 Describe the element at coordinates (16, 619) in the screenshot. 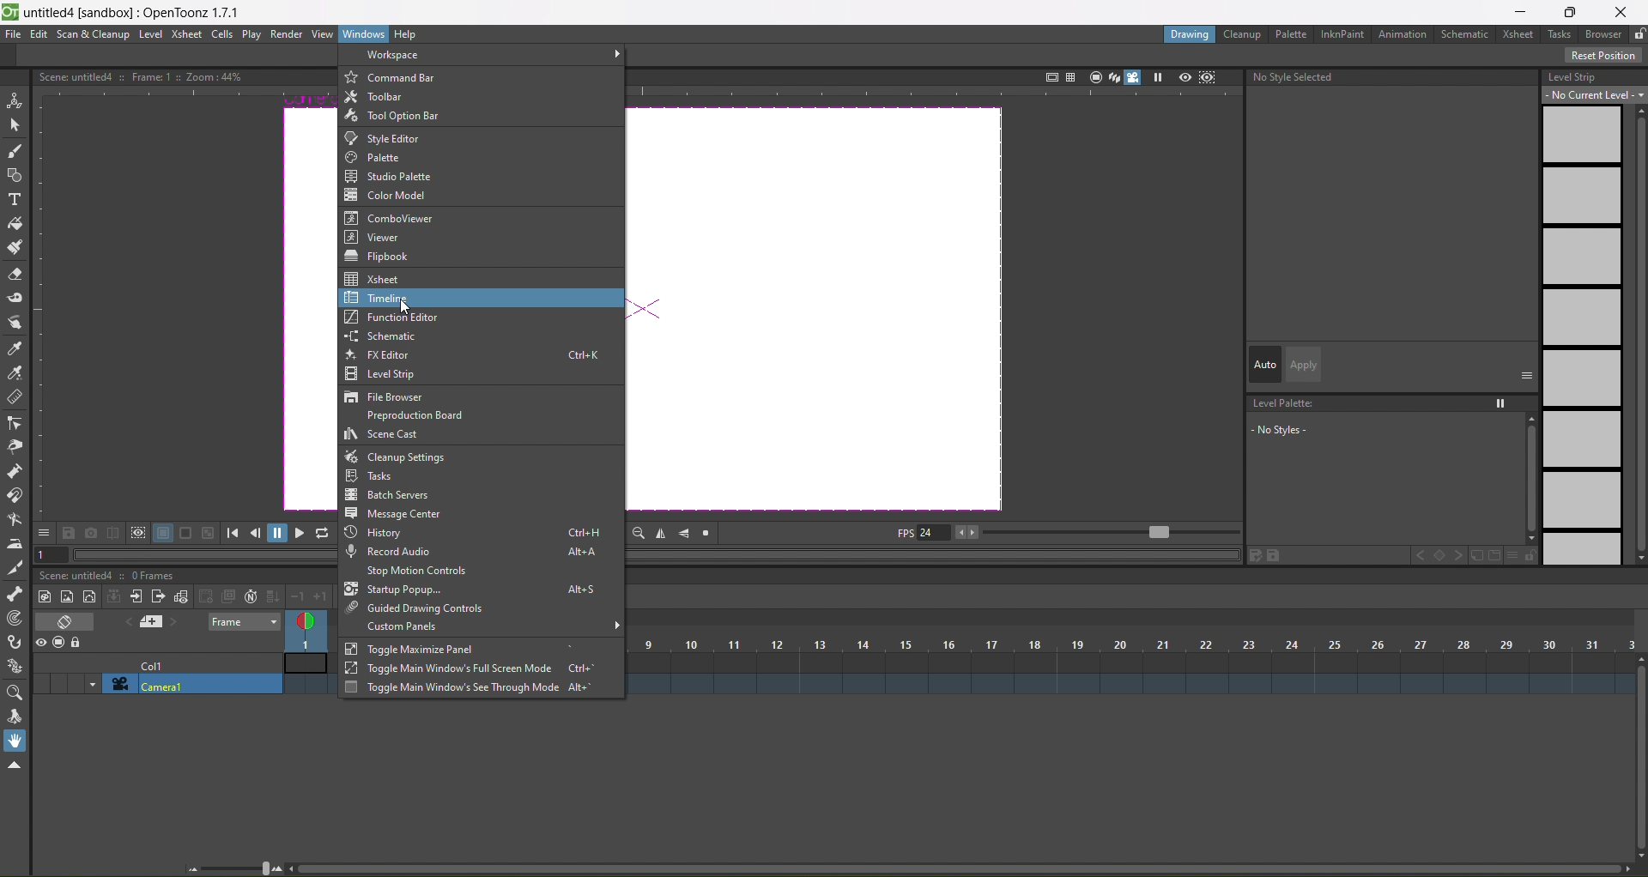

I see `tracker tool` at that location.